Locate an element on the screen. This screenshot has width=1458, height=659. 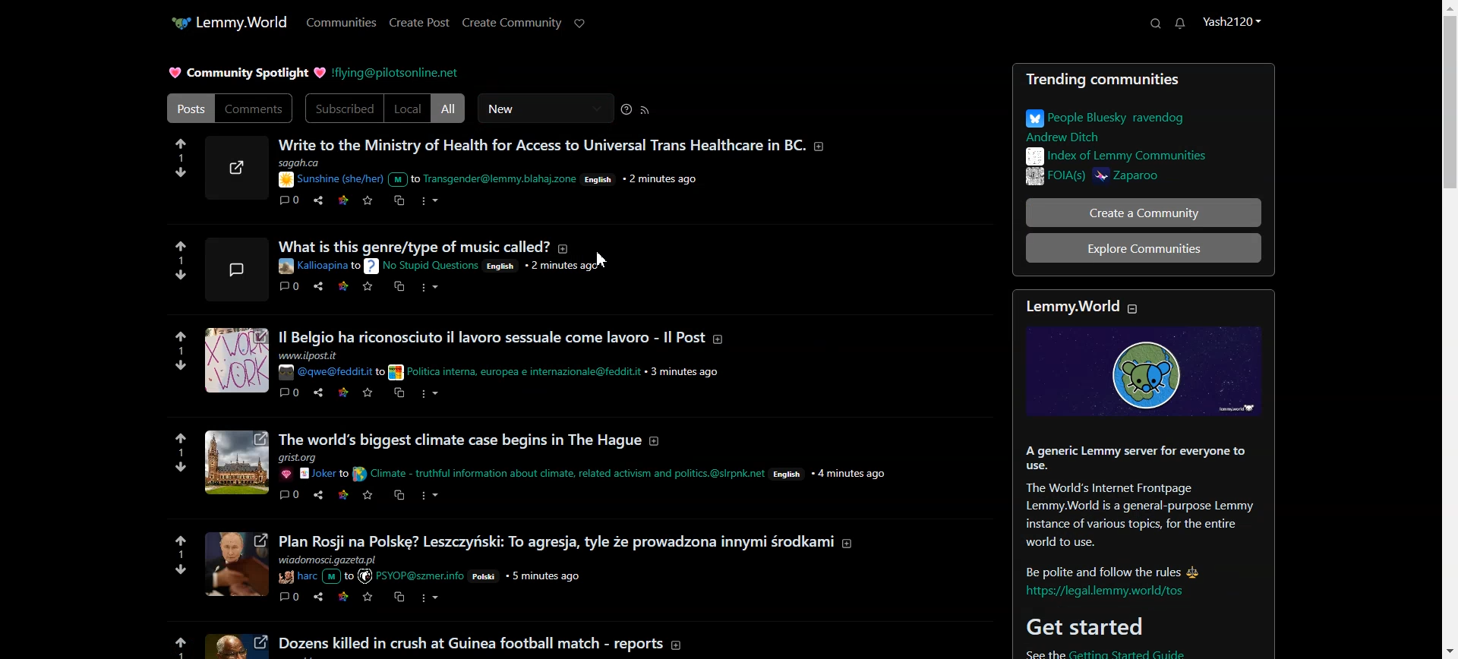
downvote is located at coordinates (183, 275).